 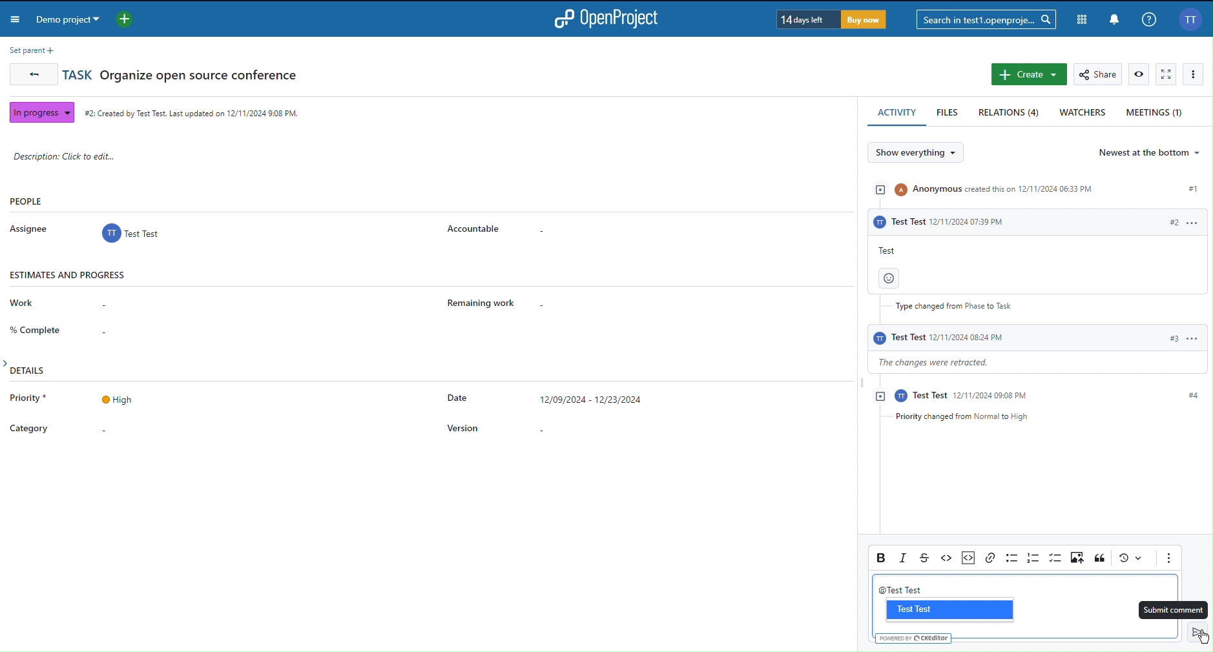 I want to click on People, so click(x=267, y=219).